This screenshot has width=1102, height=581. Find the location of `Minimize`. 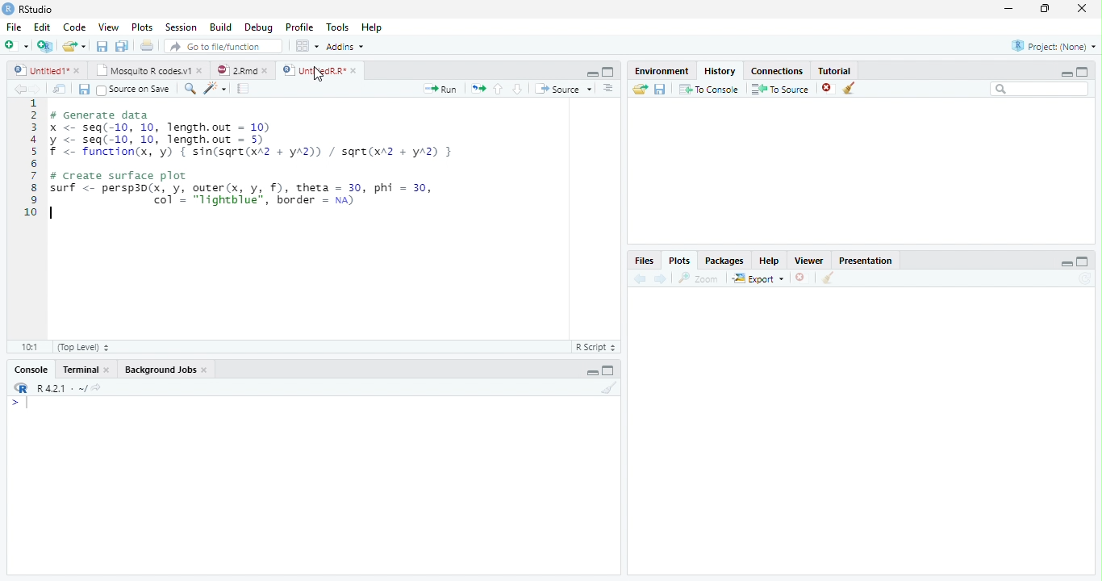

Minimize is located at coordinates (592, 372).